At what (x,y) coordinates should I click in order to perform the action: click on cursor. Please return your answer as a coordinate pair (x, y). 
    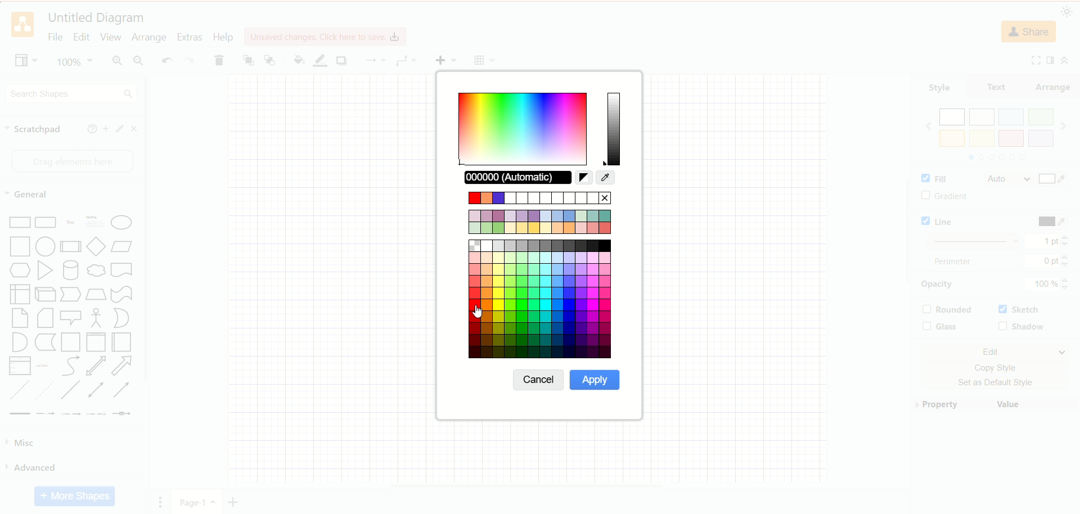
    Looking at the image, I should click on (478, 313).